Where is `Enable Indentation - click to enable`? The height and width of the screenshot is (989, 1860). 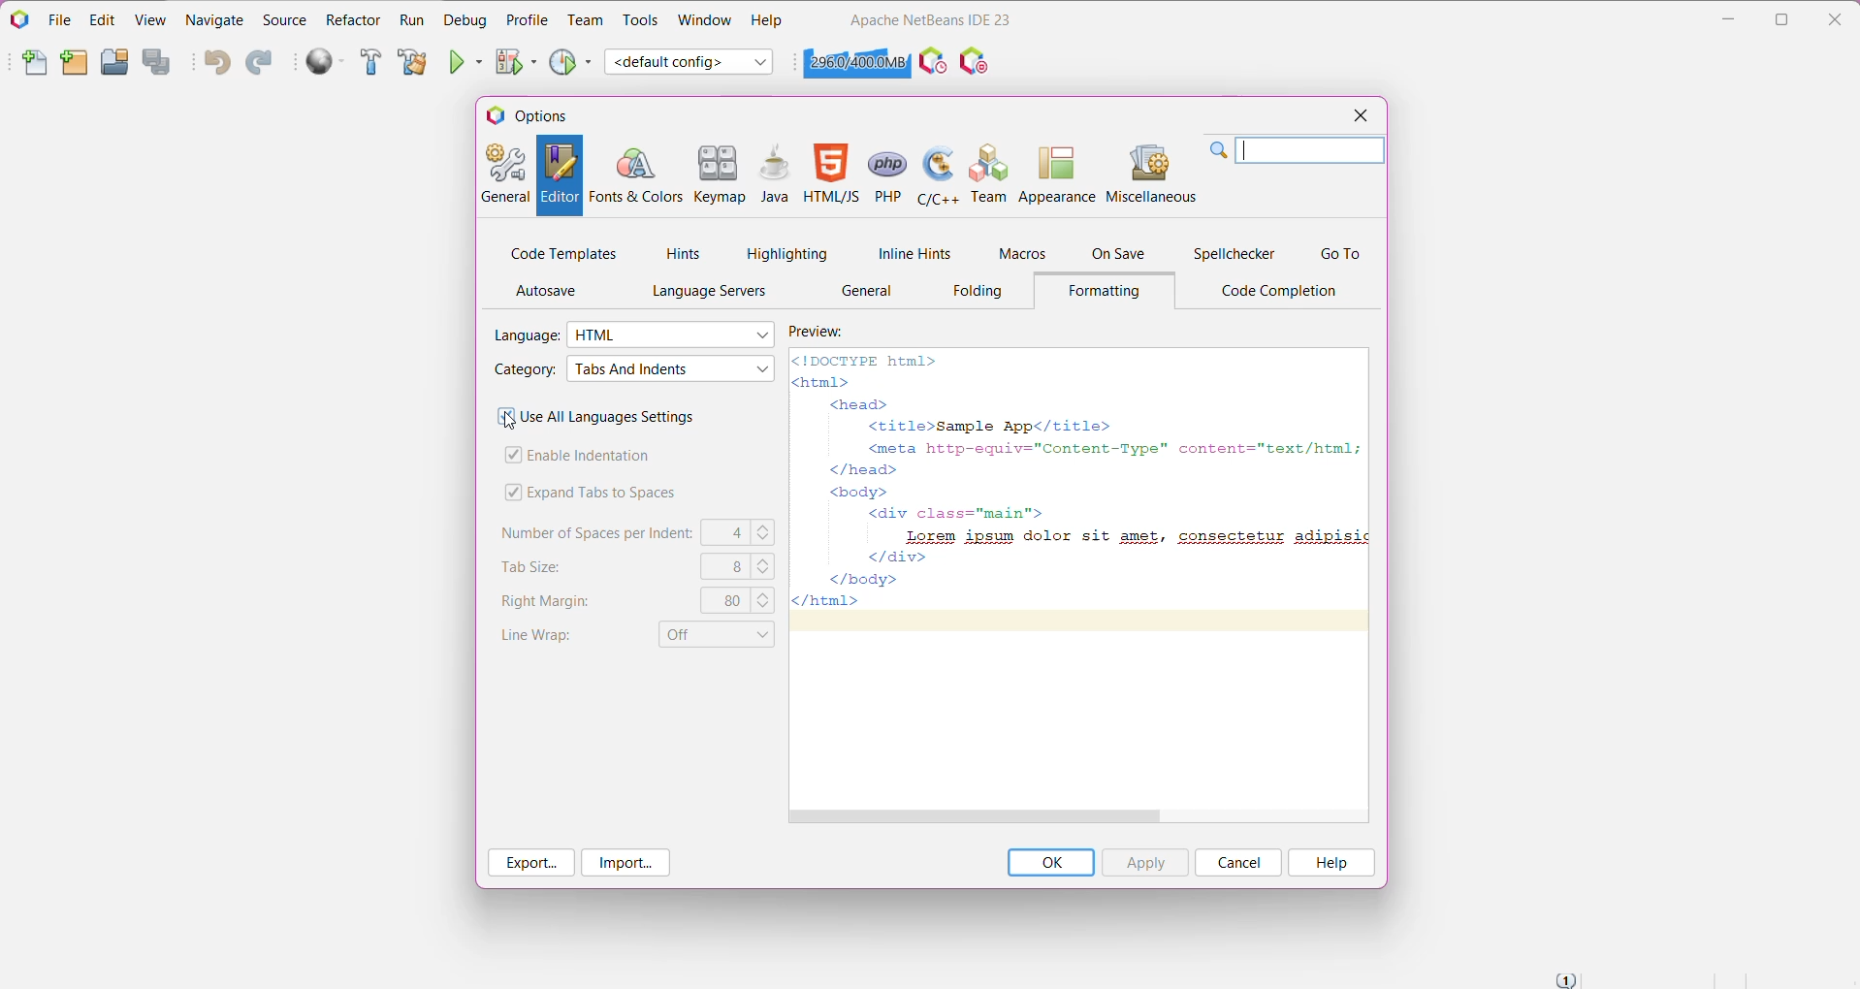 Enable Indentation - click to enable is located at coordinates (589, 456).